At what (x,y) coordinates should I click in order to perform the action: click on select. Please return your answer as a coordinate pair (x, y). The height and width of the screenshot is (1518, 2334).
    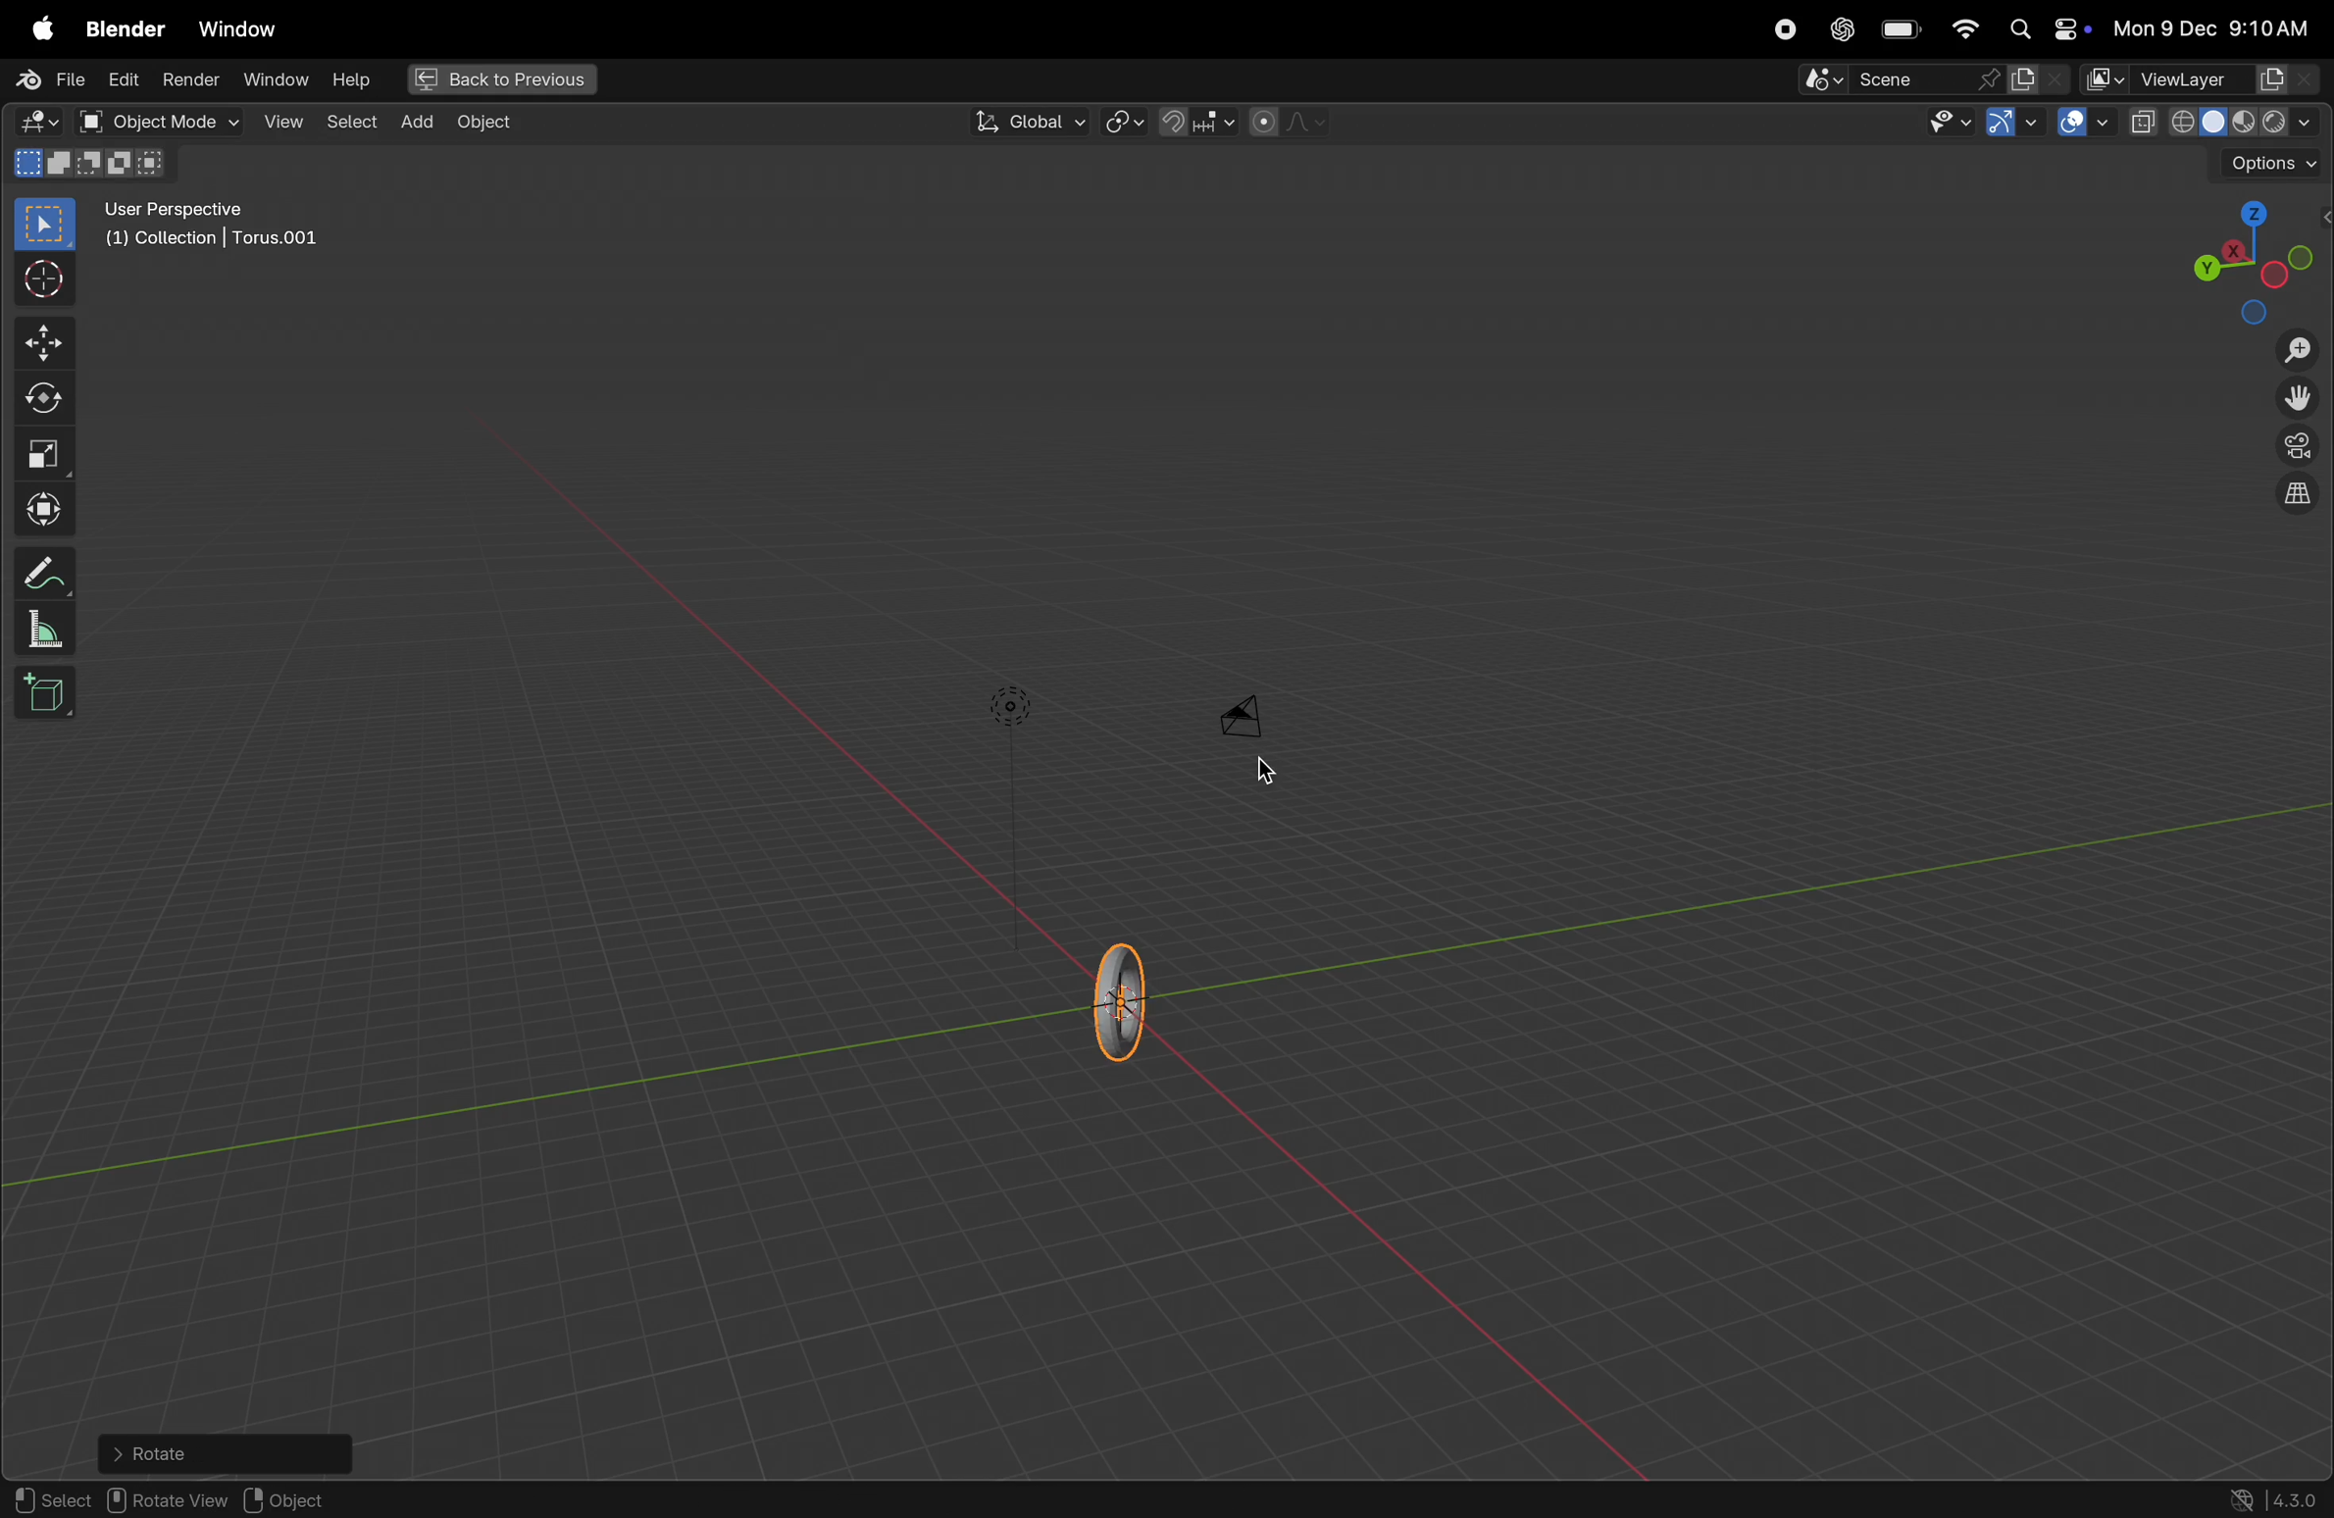
    Looking at the image, I should click on (349, 119).